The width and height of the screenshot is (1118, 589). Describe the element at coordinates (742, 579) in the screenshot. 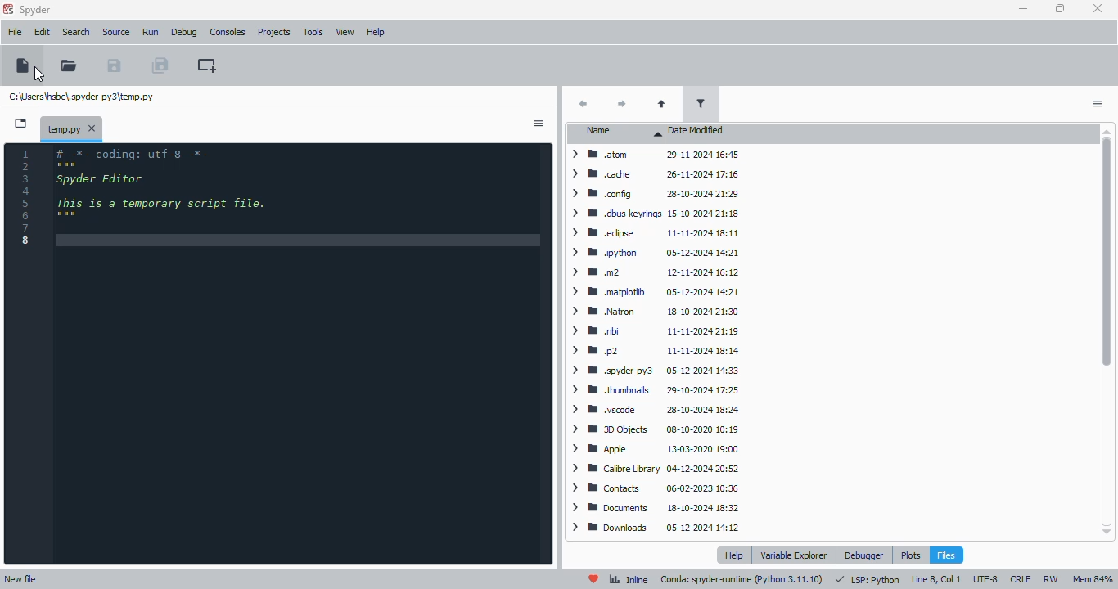

I see `conda: spyder-runtime (python 3. 11. 10)` at that location.